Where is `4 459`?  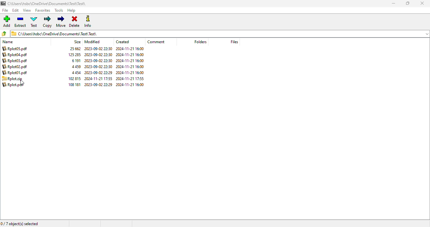
4 459 is located at coordinates (76, 67).